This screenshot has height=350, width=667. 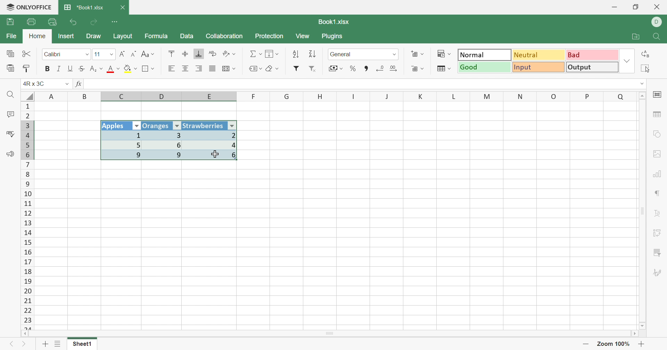 I want to click on Increase decimals, so click(x=396, y=68).